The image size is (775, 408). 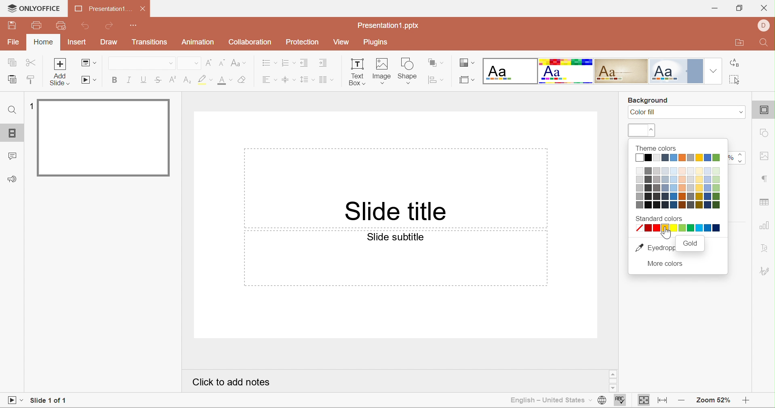 What do you see at coordinates (15, 400) in the screenshot?
I see `Start Slideshow` at bounding box center [15, 400].